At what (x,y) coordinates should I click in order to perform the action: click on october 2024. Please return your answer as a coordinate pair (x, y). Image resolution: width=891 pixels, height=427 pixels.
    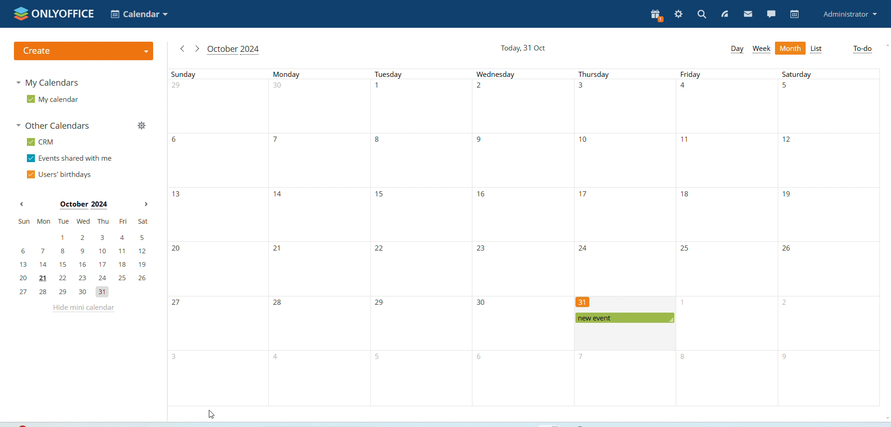
    Looking at the image, I should click on (83, 205).